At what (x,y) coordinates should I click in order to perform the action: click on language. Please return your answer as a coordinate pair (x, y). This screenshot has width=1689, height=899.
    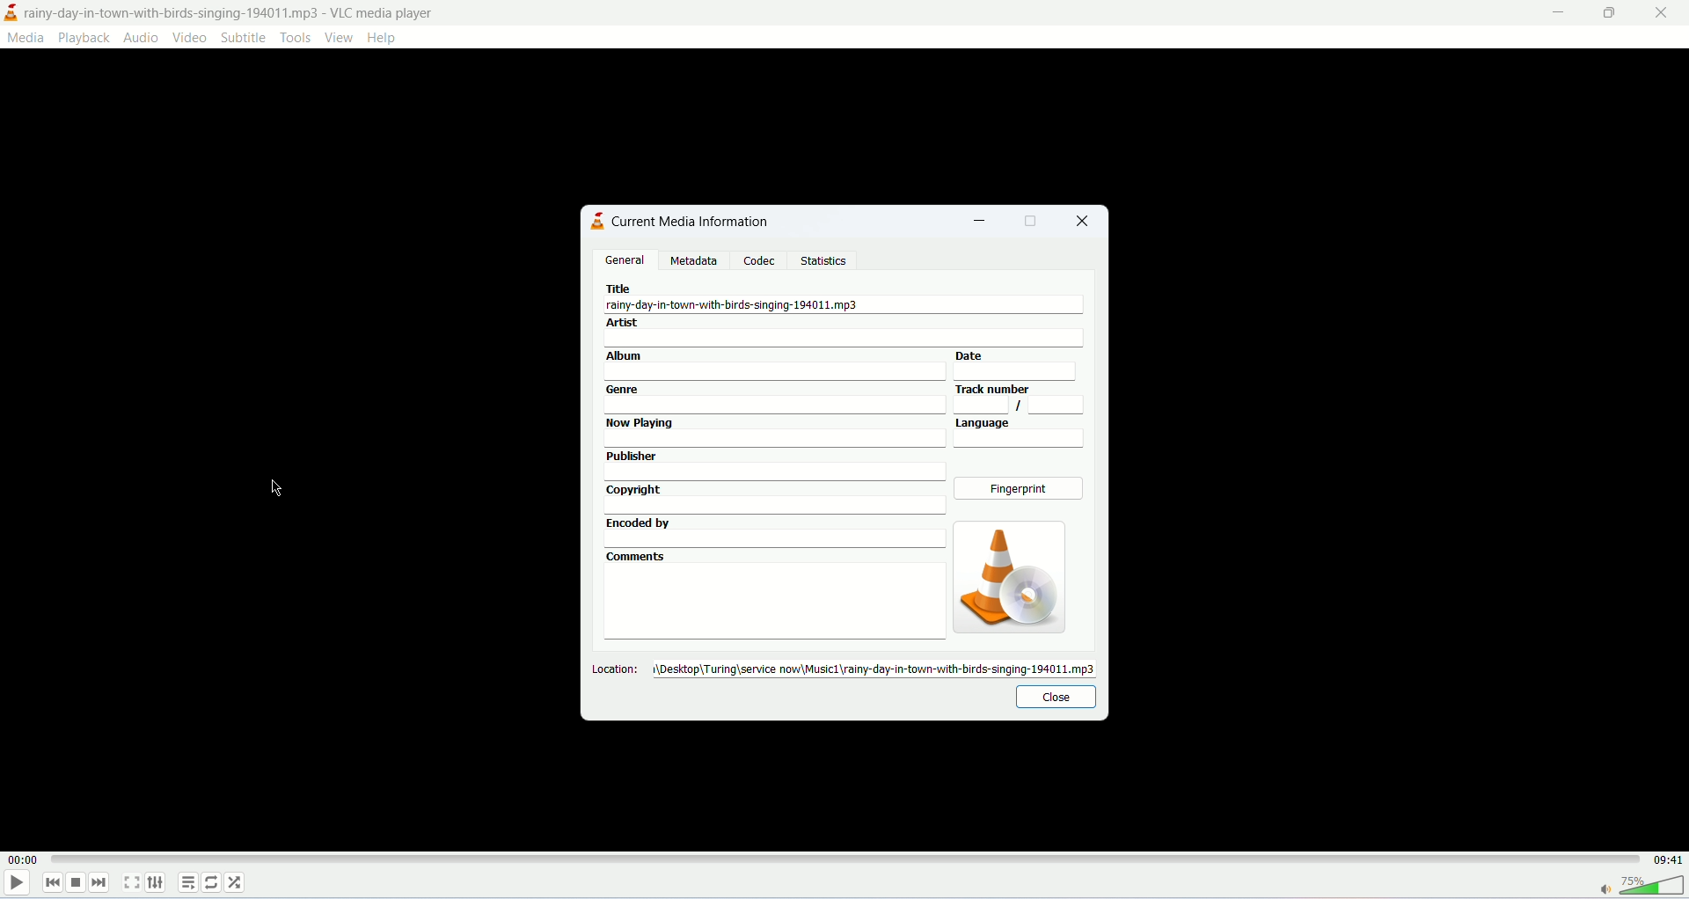
    Looking at the image, I should click on (1020, 435).